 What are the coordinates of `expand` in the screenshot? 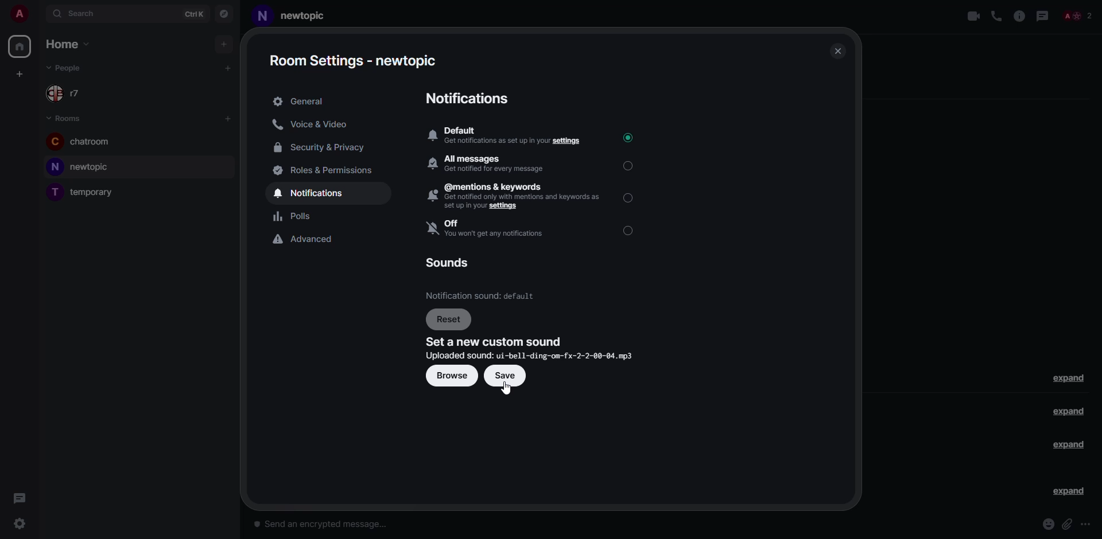 It's located at (1069, 445).